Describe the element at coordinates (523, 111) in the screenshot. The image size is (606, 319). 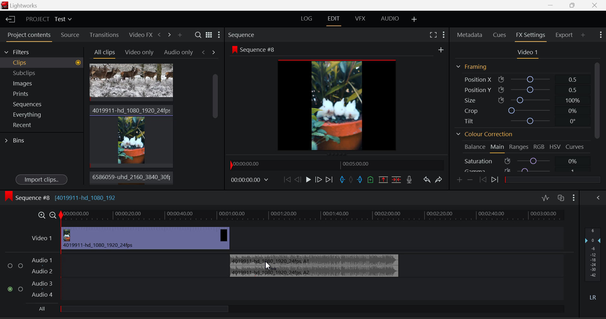
I see `Crop` at that location.